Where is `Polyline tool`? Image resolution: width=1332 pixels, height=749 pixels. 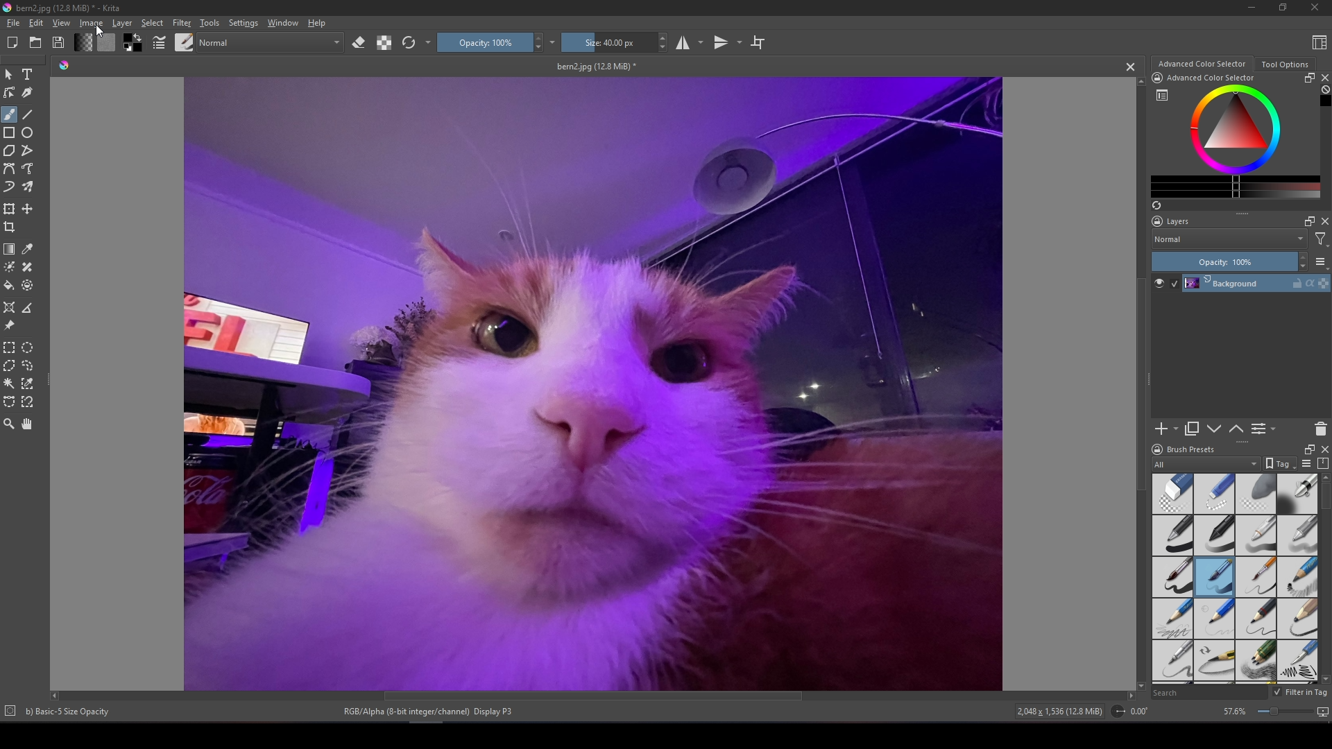 Polyline tool is located at coordinates (26, 150).